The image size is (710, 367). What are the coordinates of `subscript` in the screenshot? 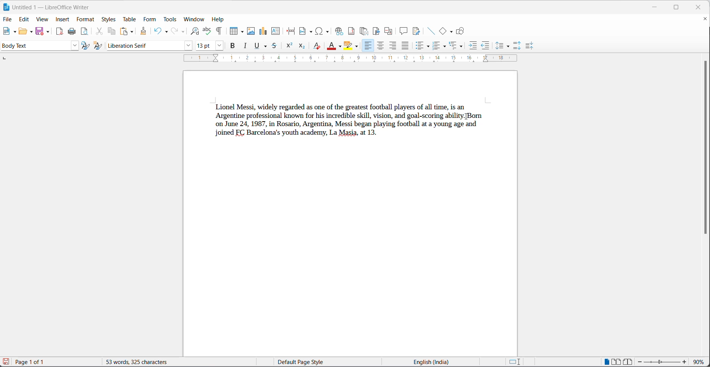 It's located at (302, 46).